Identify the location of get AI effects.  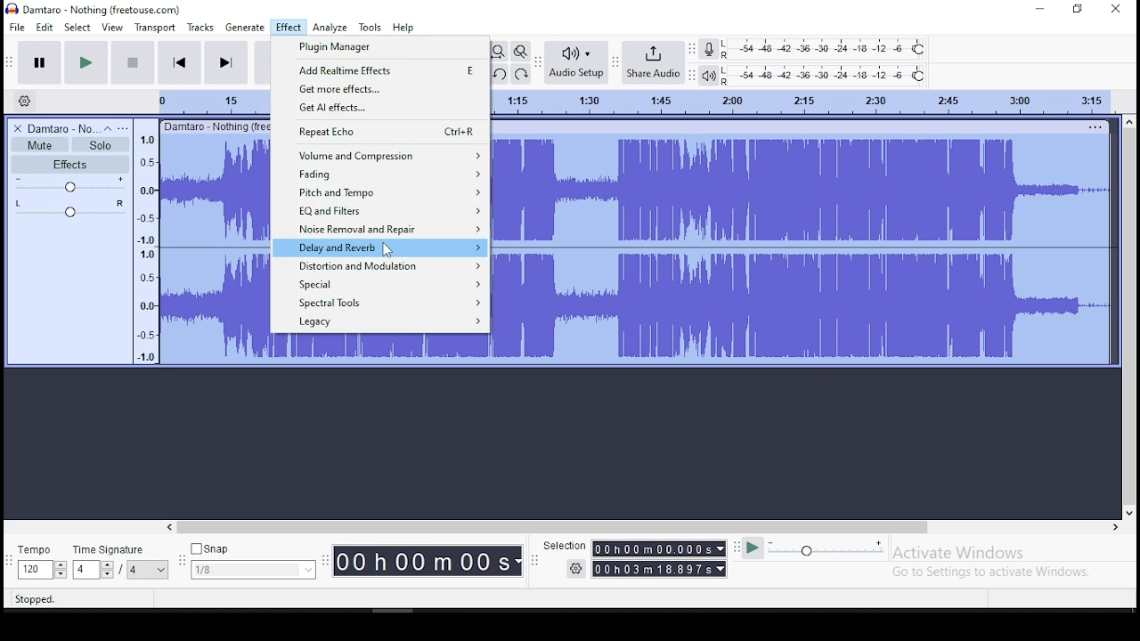
(379, 108).